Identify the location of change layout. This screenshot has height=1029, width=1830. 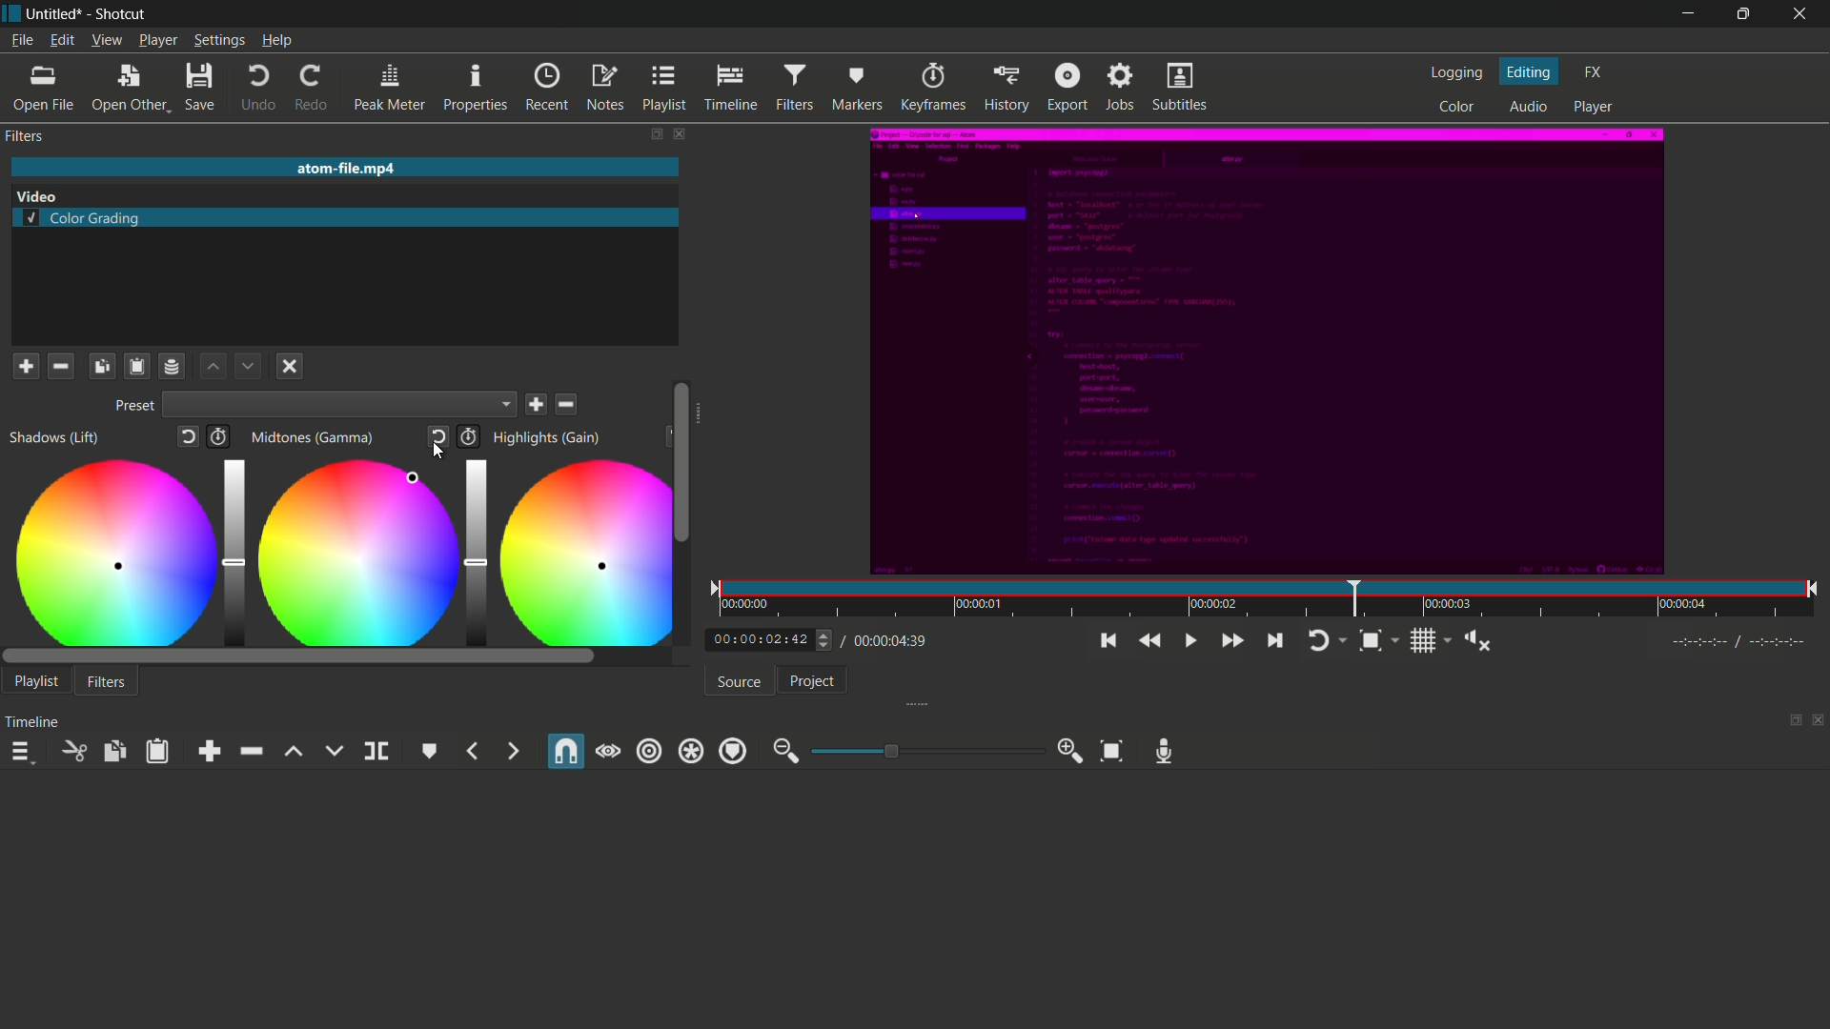
(1789, 721).